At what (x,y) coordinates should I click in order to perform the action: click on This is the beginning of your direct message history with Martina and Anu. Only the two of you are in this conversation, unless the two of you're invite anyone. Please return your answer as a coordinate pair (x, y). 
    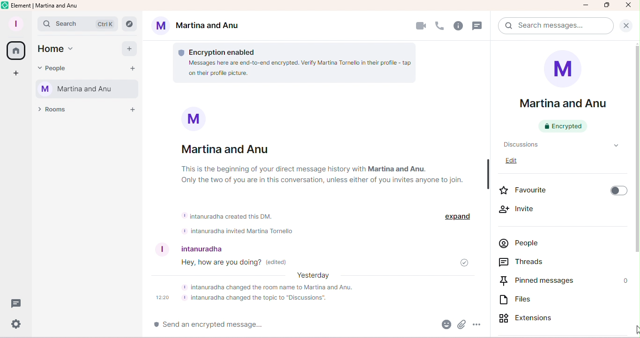
    Looking at the image, I should click on (335, 174).